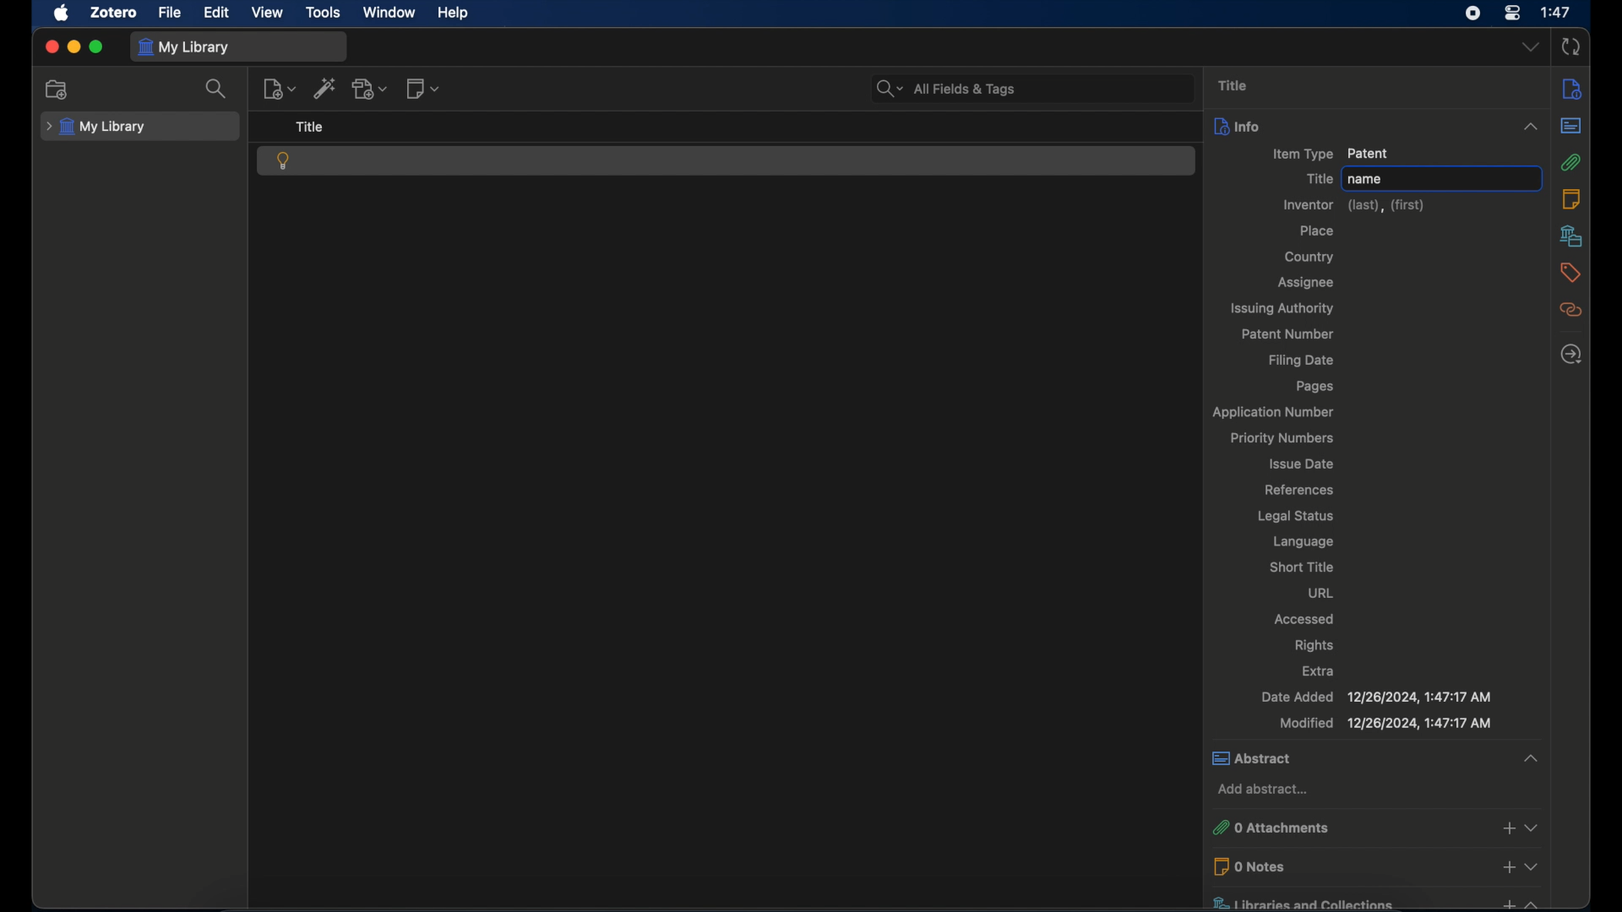  I want to click on rights, so click(1314, 644).